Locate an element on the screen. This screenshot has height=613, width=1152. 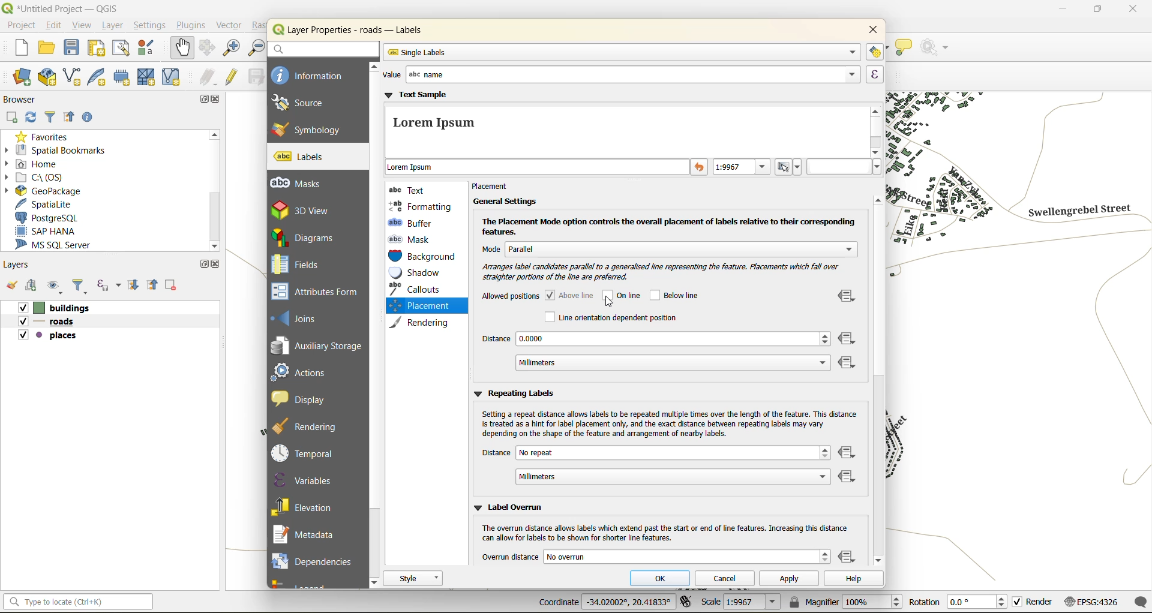
favorites is located at coordinates (45, 138).